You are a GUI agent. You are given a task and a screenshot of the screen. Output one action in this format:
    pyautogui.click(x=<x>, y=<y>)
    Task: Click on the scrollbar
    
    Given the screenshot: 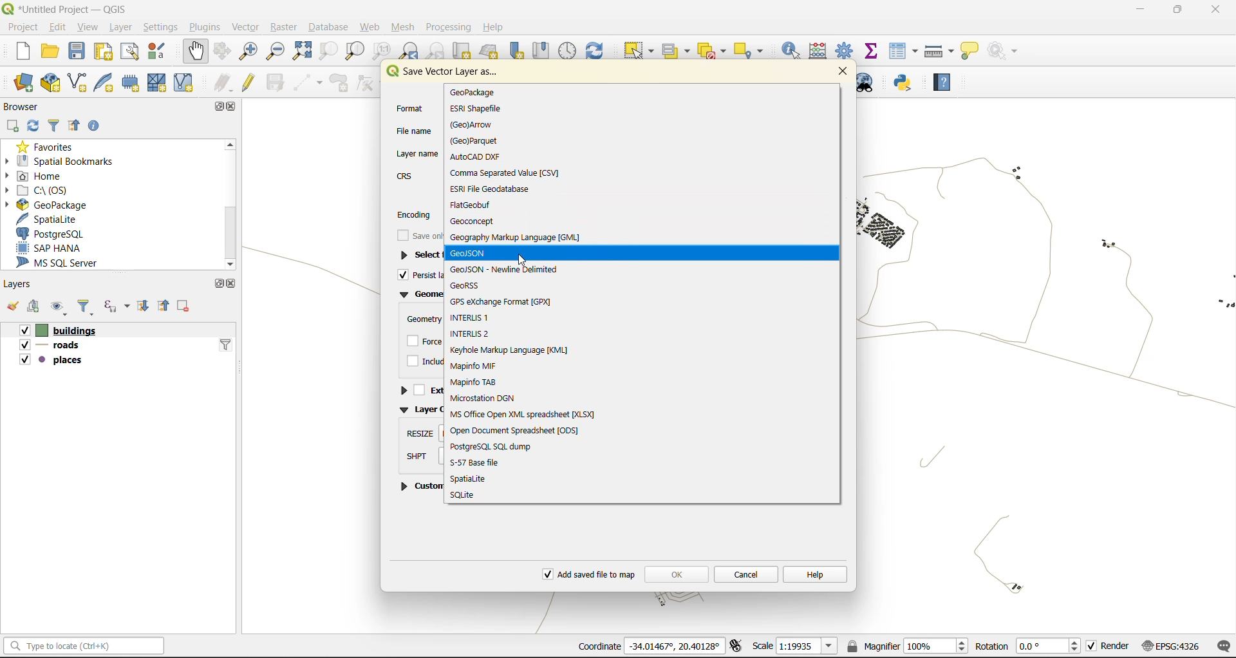 What is the action you would take?
    pyautogui.click(x=232, y=204)
    